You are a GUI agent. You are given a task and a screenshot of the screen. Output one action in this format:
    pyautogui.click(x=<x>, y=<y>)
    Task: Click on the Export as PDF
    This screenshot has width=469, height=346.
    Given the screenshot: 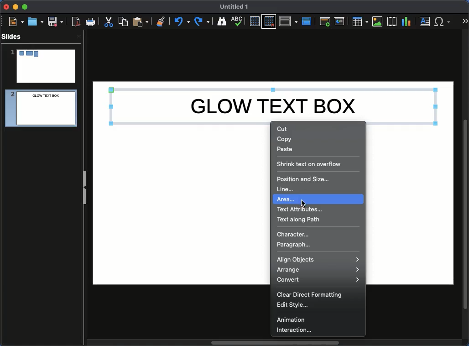 What is the action you would take?
    pyautogui.click(x=76, y=22)
    